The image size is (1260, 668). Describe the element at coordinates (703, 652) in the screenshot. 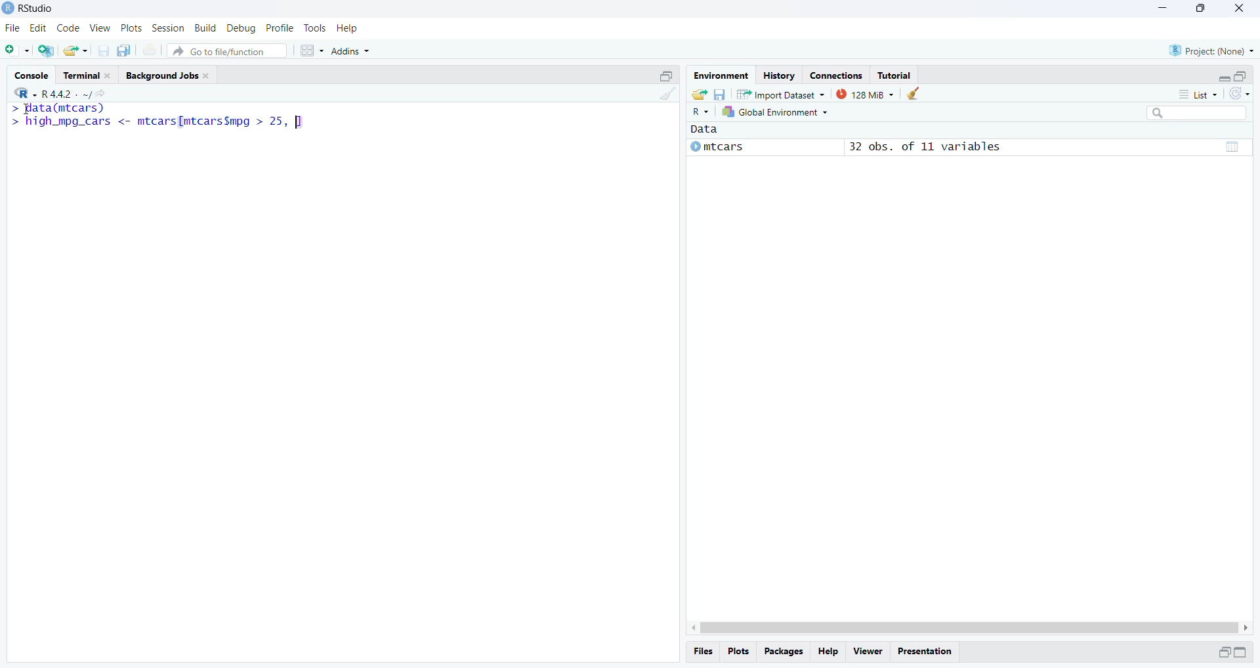

I see `Files` at that location.